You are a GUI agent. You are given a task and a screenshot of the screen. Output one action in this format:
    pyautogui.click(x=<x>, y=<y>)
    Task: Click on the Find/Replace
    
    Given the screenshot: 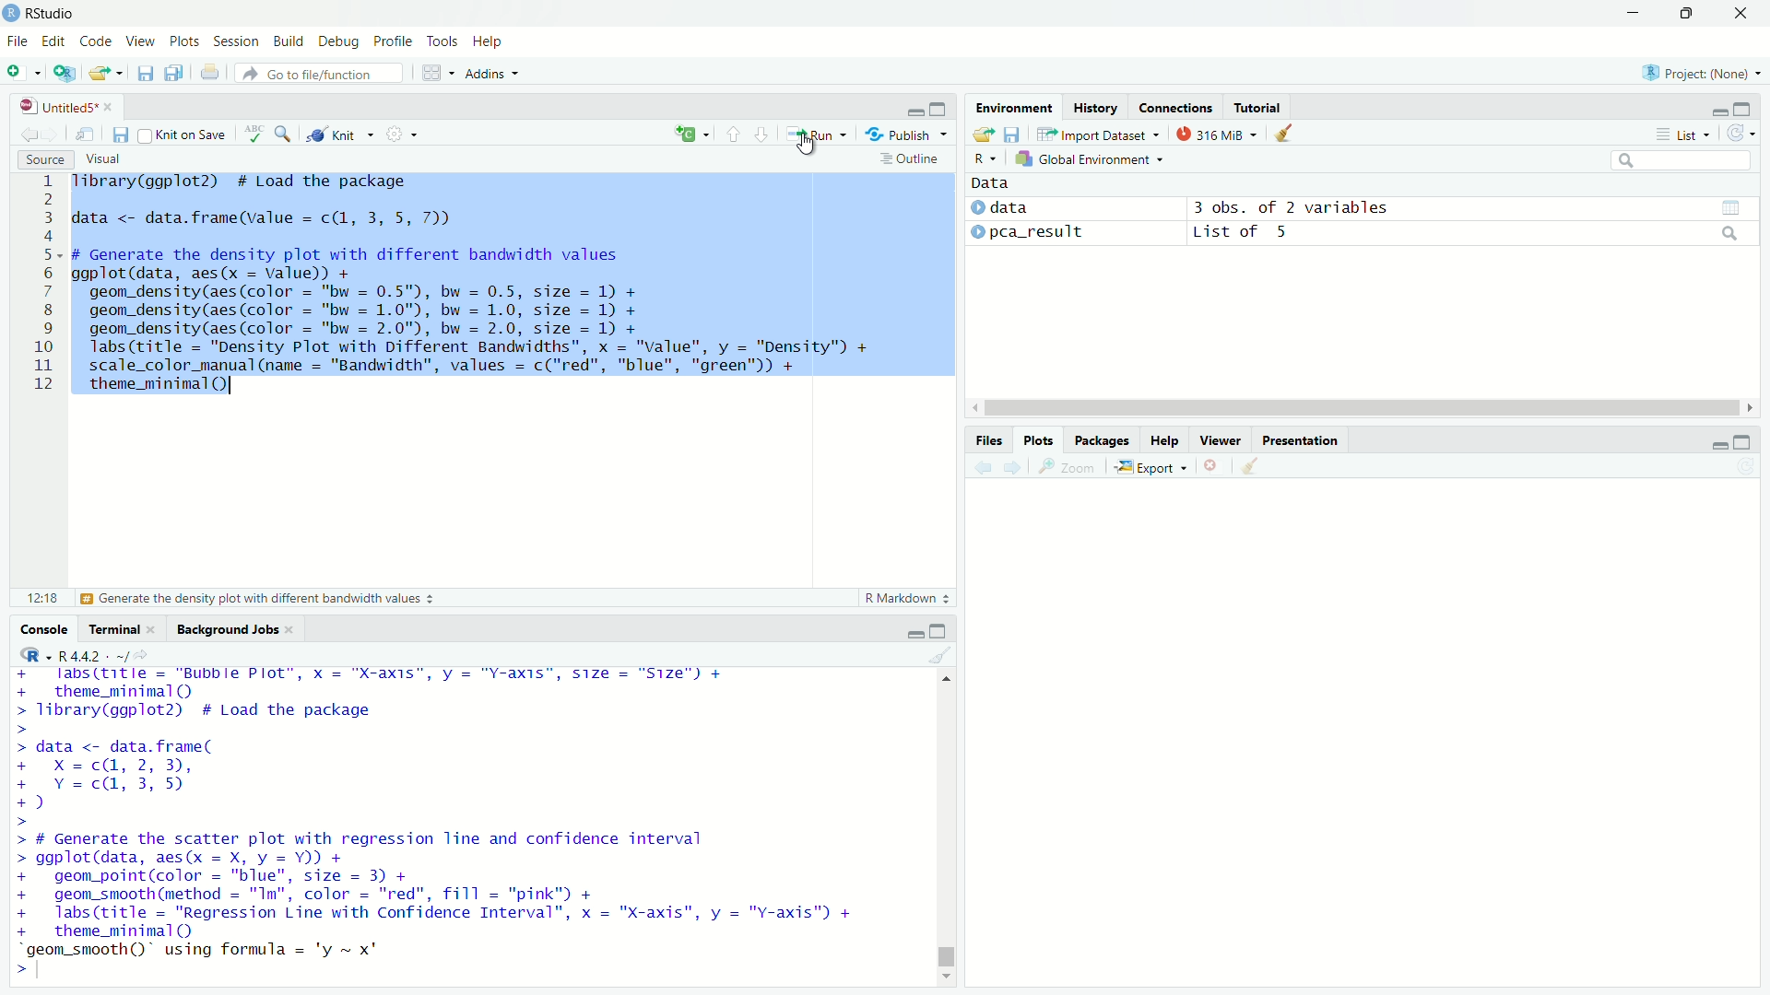 What is the action you would take?
    pyautogui.click(x=283, y=133)
    